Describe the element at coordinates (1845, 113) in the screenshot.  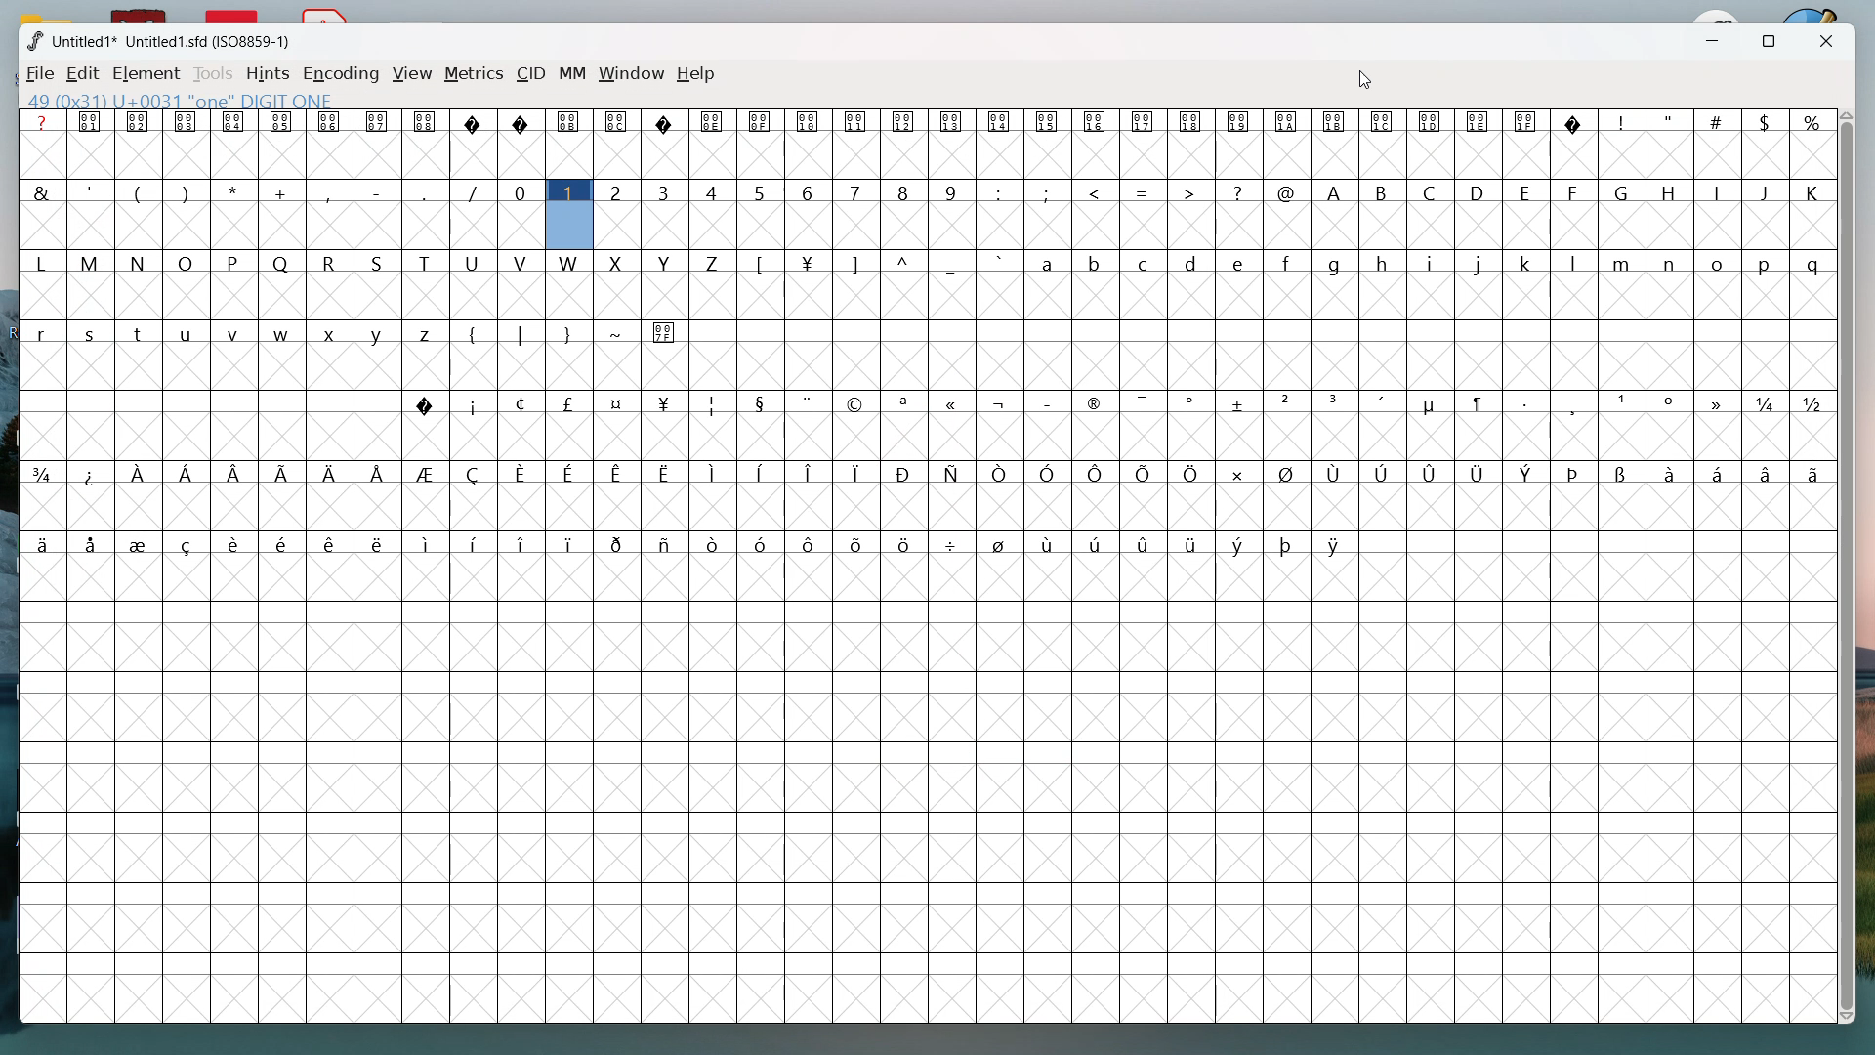
I see `scroll up` at that location.